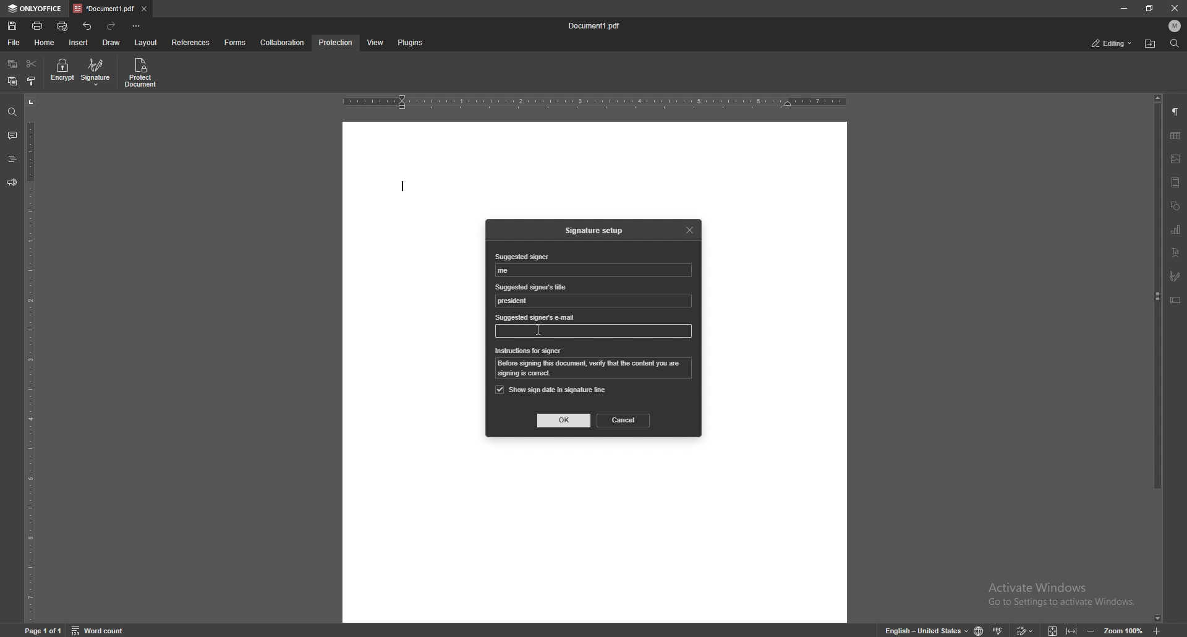 The height and width of the screenshot is (637, 1187). Describe the element at coordinates (142, 72) in the screenshot. I see `protect document` at that location.